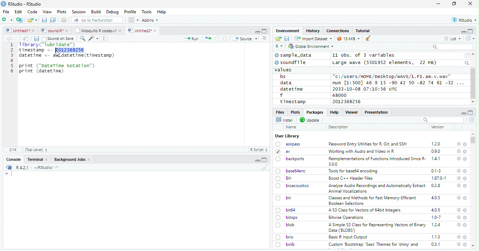 This screenshot has width=479, height=251. I want to click on Search, so click(467, 63).